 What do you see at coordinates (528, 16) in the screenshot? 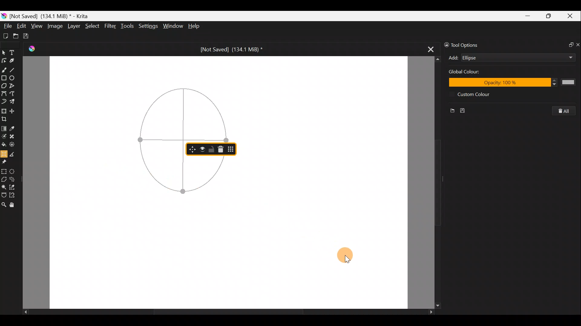
I see `Minimize` at bounding box center [528, 16].